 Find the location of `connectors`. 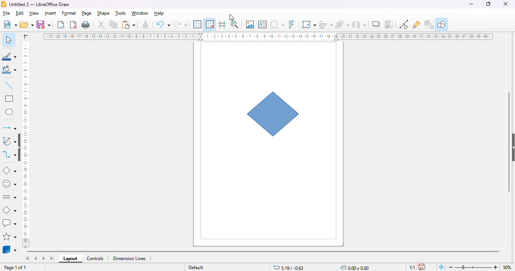

connectors is located at coordinates (9, 155).